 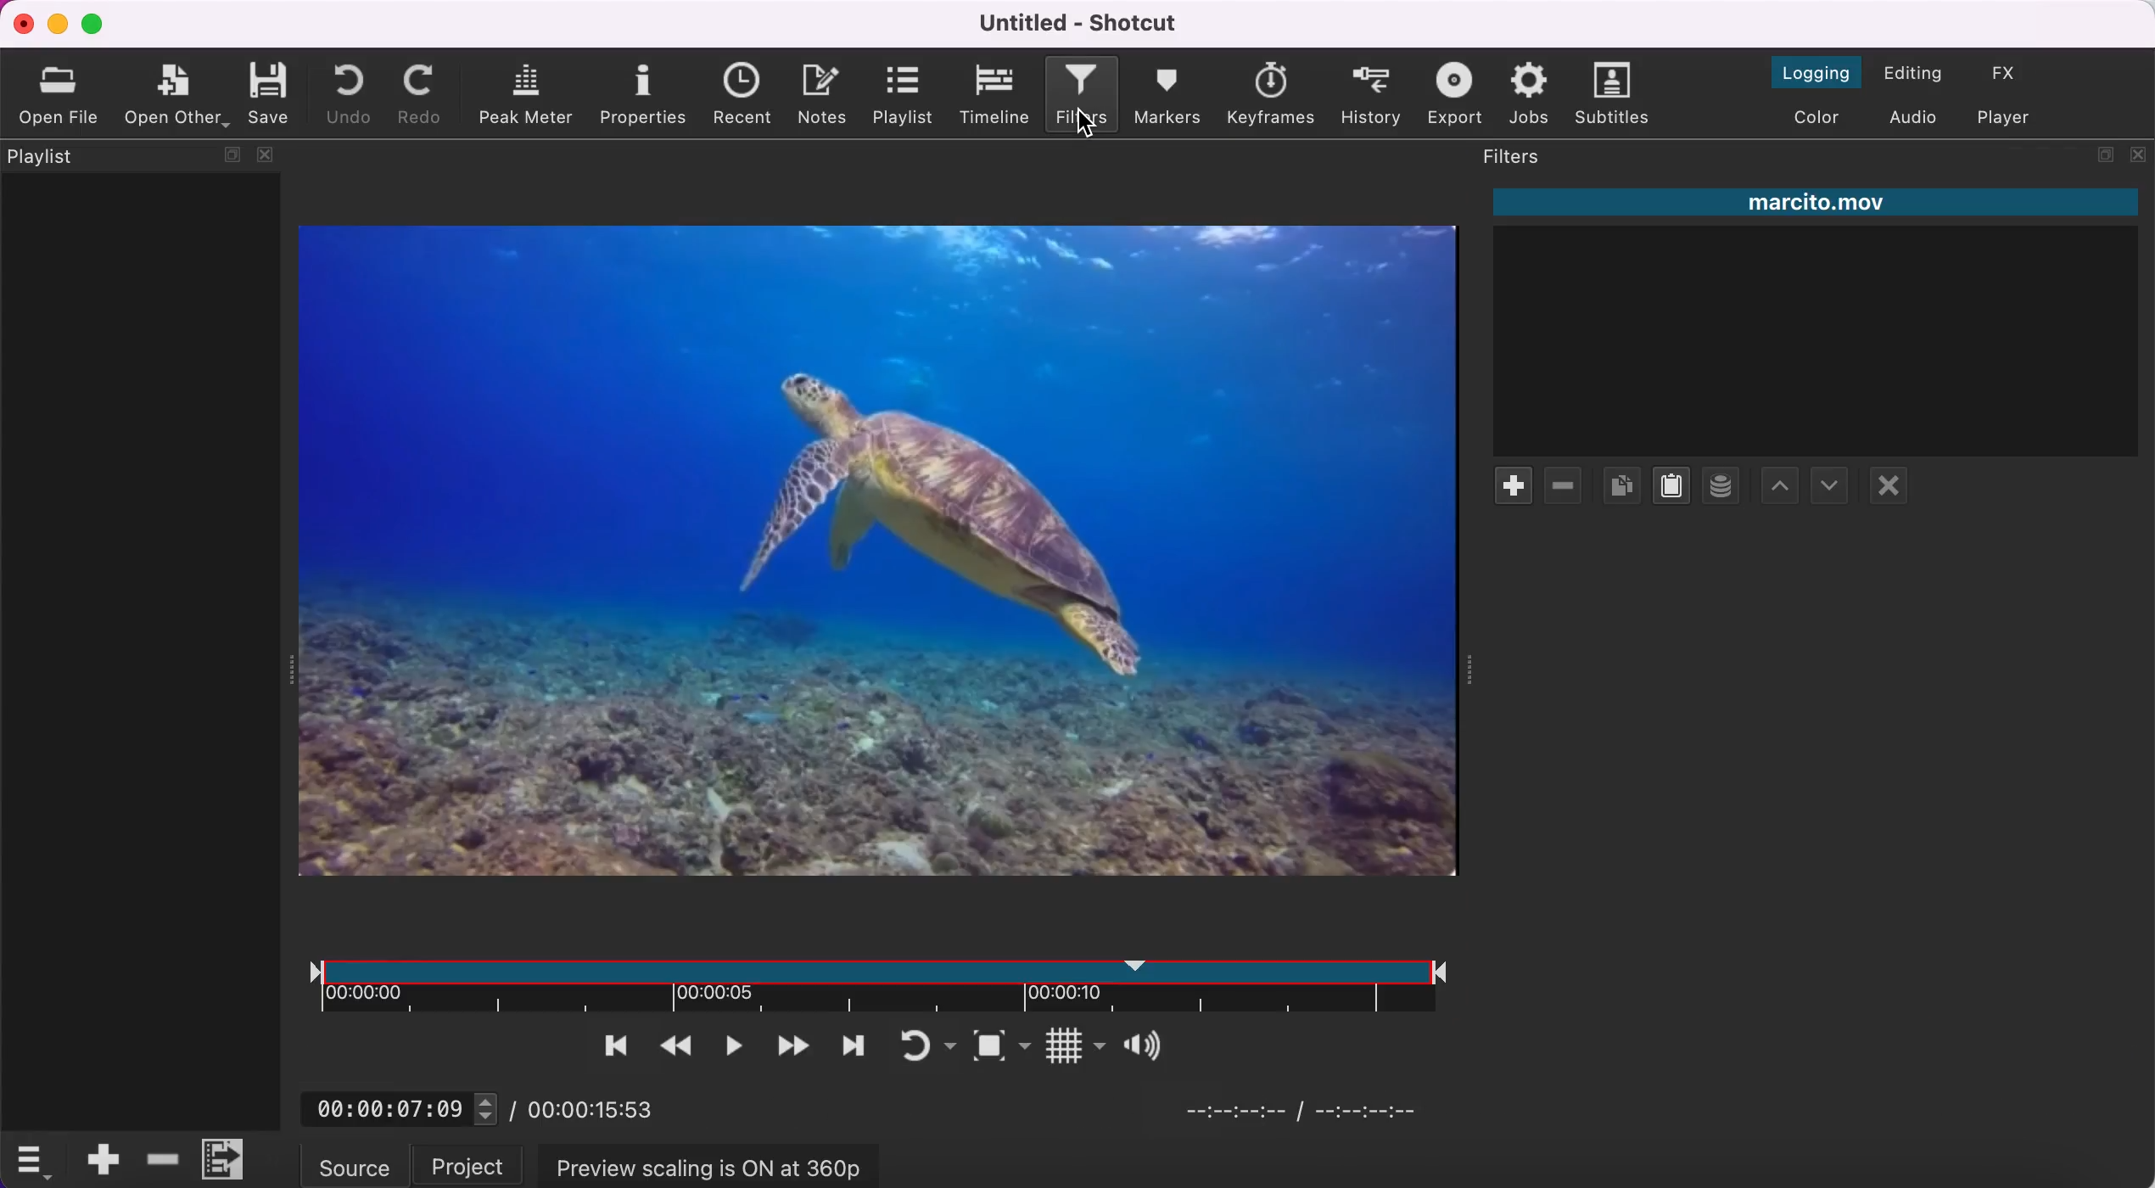 I want to click on copy checked filters, so click(x=1620, y=489).